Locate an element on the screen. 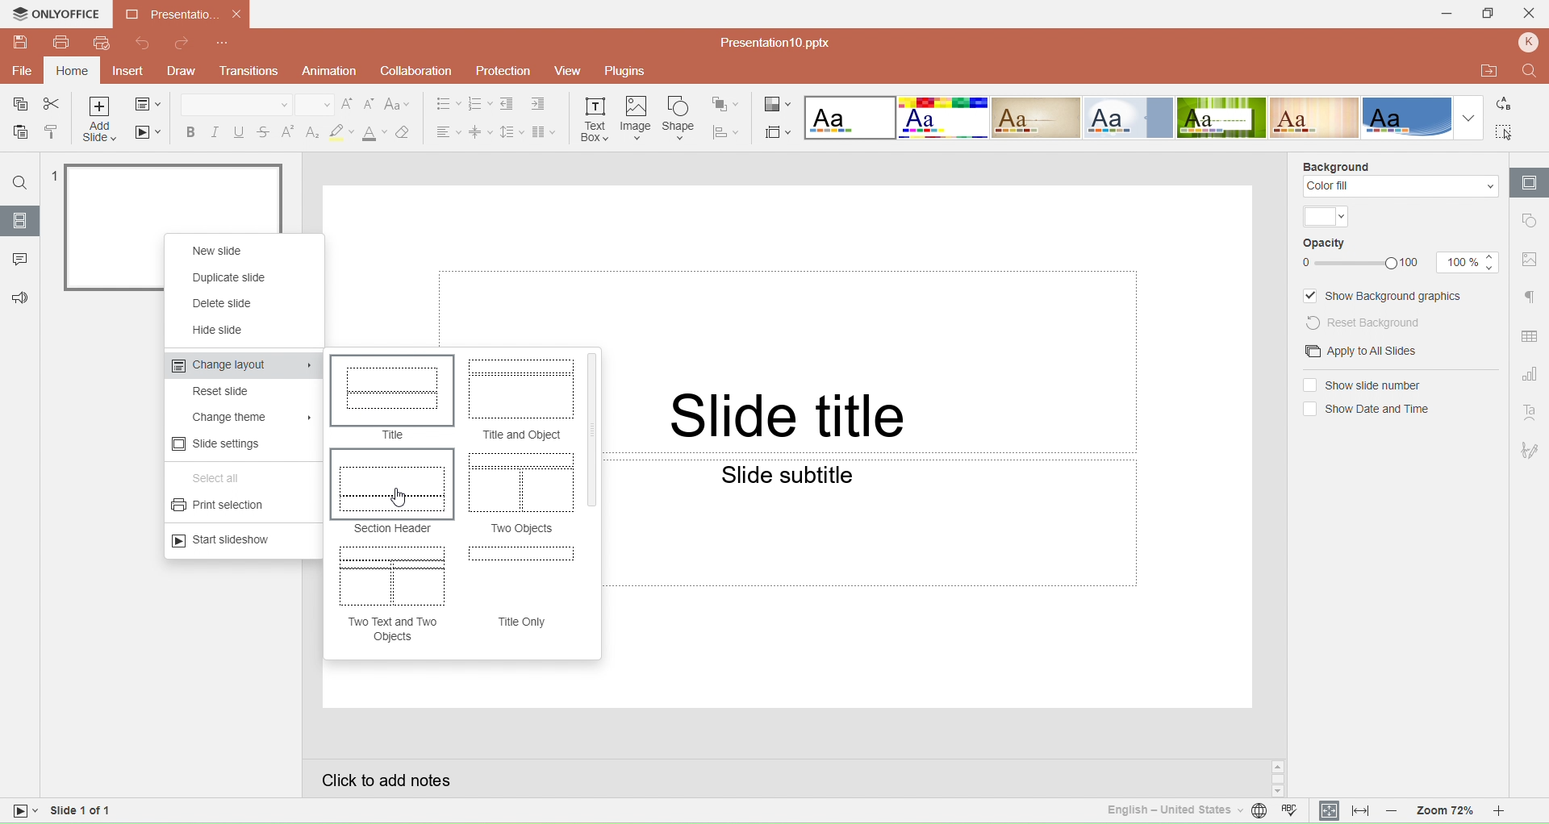  Cursor is located at coordinates (403, 498).